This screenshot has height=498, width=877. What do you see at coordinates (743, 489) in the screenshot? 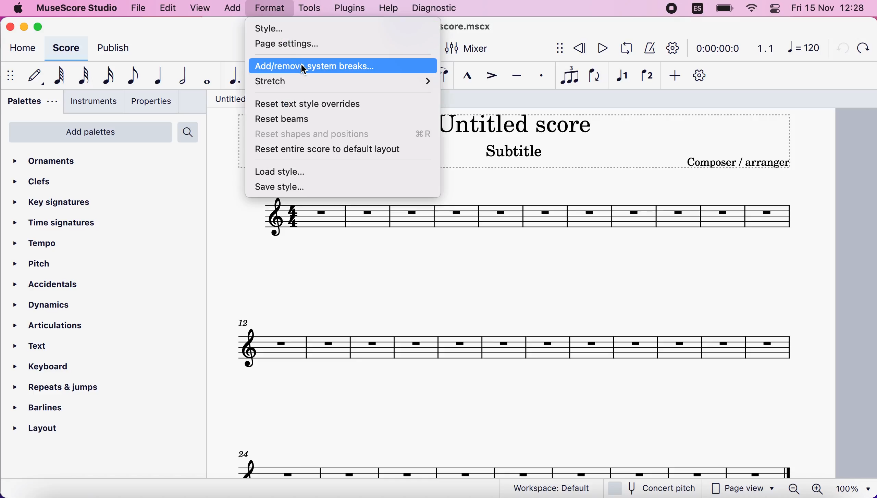
I see `page view` at bounding box center [743, 489].